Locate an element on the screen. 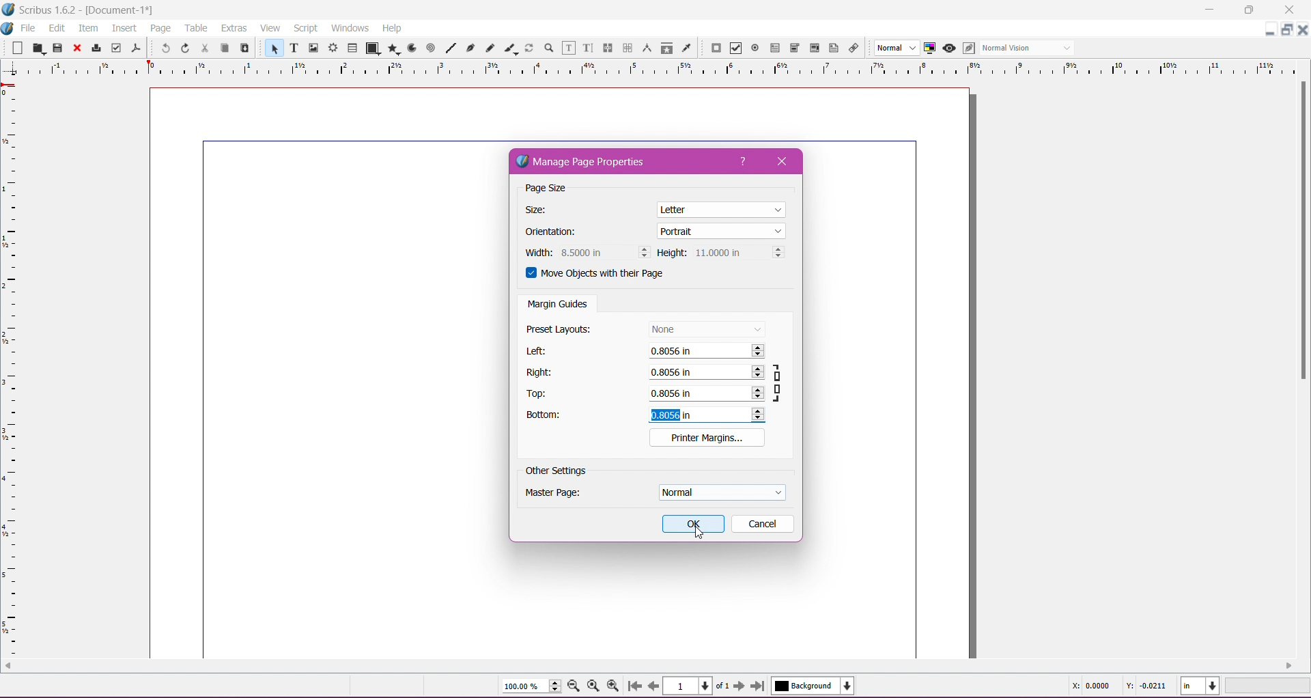 This screenshot has width=1311, height=698. Arc is located at coordinates (411, 48).